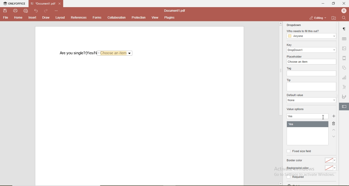  Describe the element at coordinates (46, 11) in the screenshot. I see `redo` at that location.